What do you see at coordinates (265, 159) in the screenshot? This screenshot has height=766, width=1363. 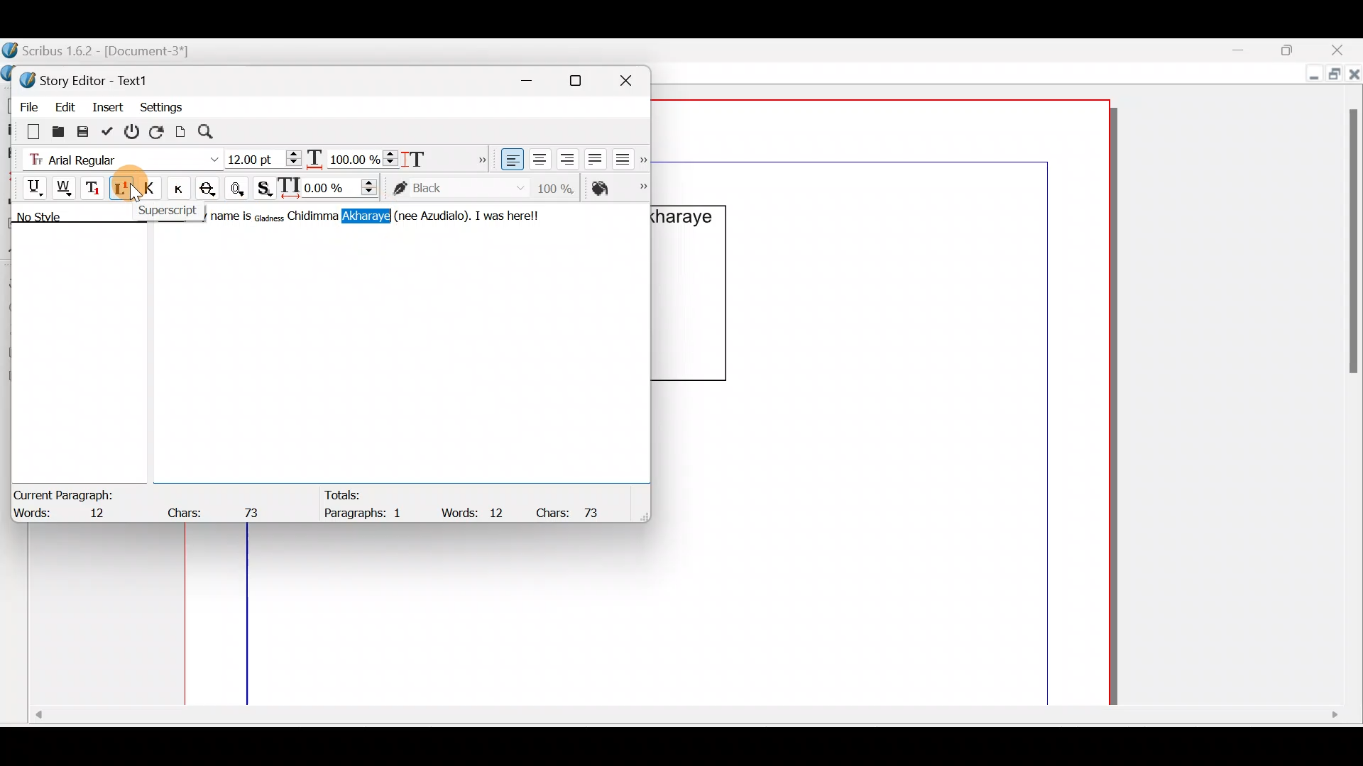 I see `Font size - 12:00pt` at bounding box center [265, 159].